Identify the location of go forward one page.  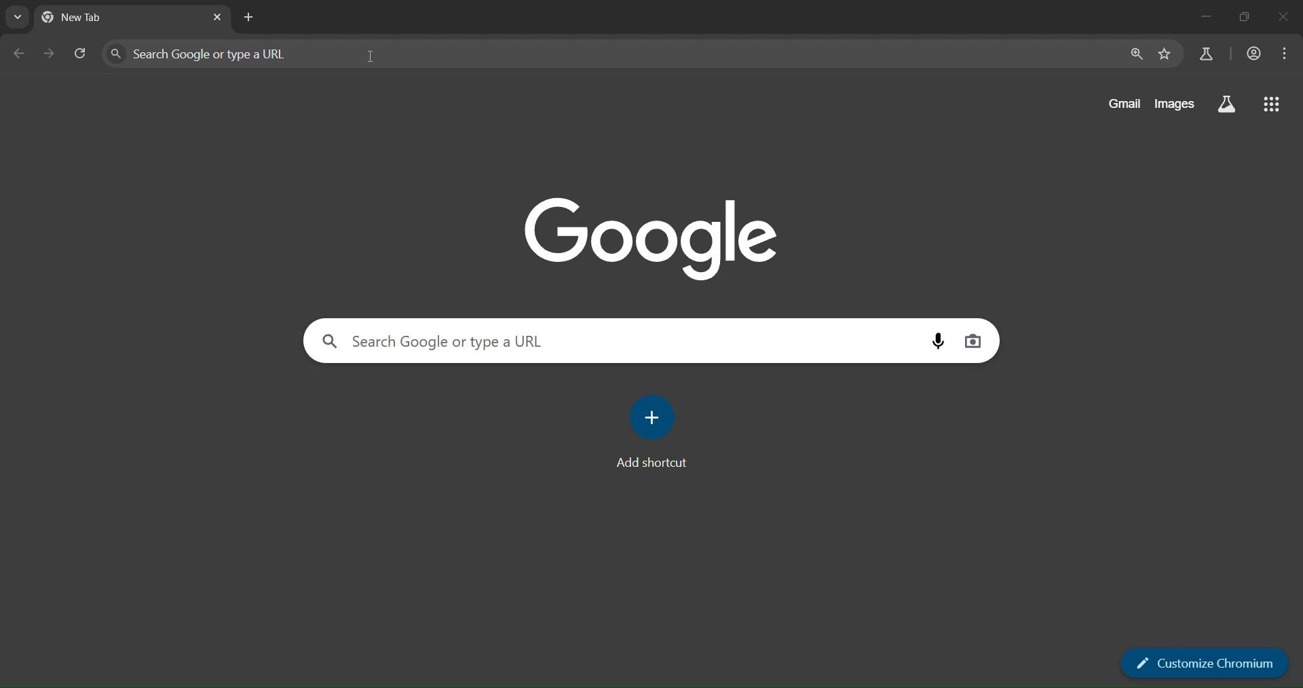
(49, 54).